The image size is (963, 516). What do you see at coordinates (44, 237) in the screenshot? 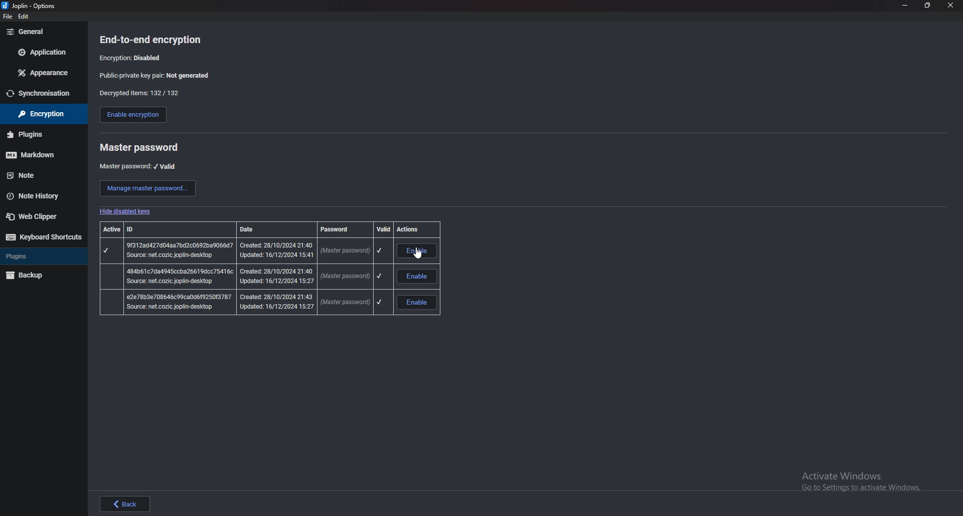
I see `keyboard shortcuts` at bounding box center [44, 237].